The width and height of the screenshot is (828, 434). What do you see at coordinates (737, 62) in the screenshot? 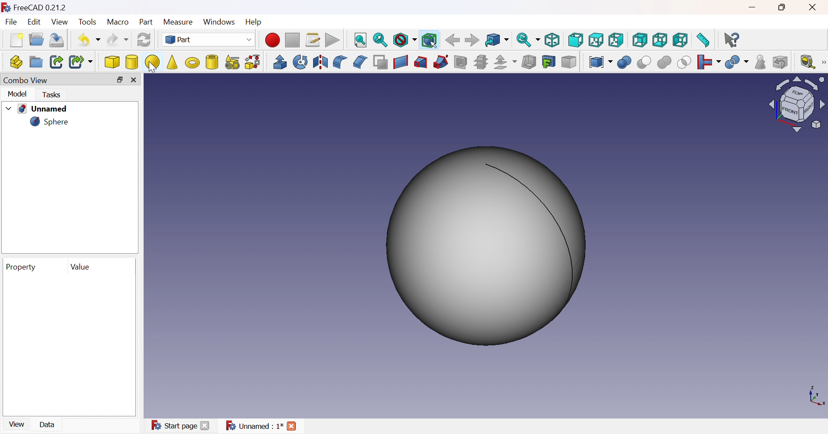
I see `Split objects` at bounding box center [737, 62].